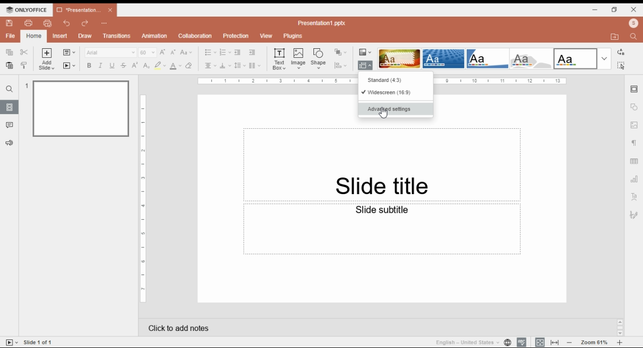 The image size is (643, 348). I want to click on redo, so click(85, 24).